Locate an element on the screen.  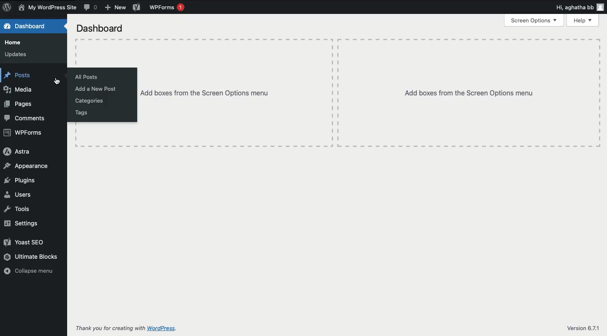
Screen options is located at coordinates (534, 20).